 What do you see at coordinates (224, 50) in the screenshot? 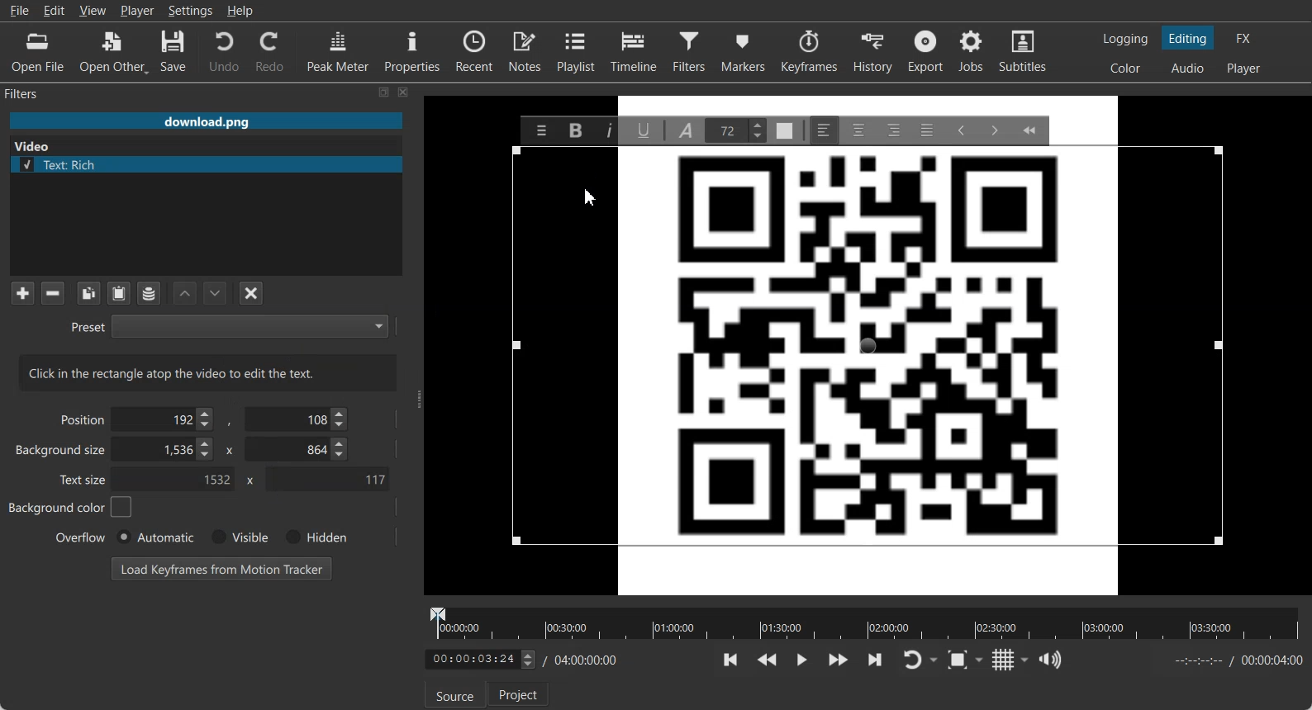
I see `Undo` at bounding box center [224, 50].